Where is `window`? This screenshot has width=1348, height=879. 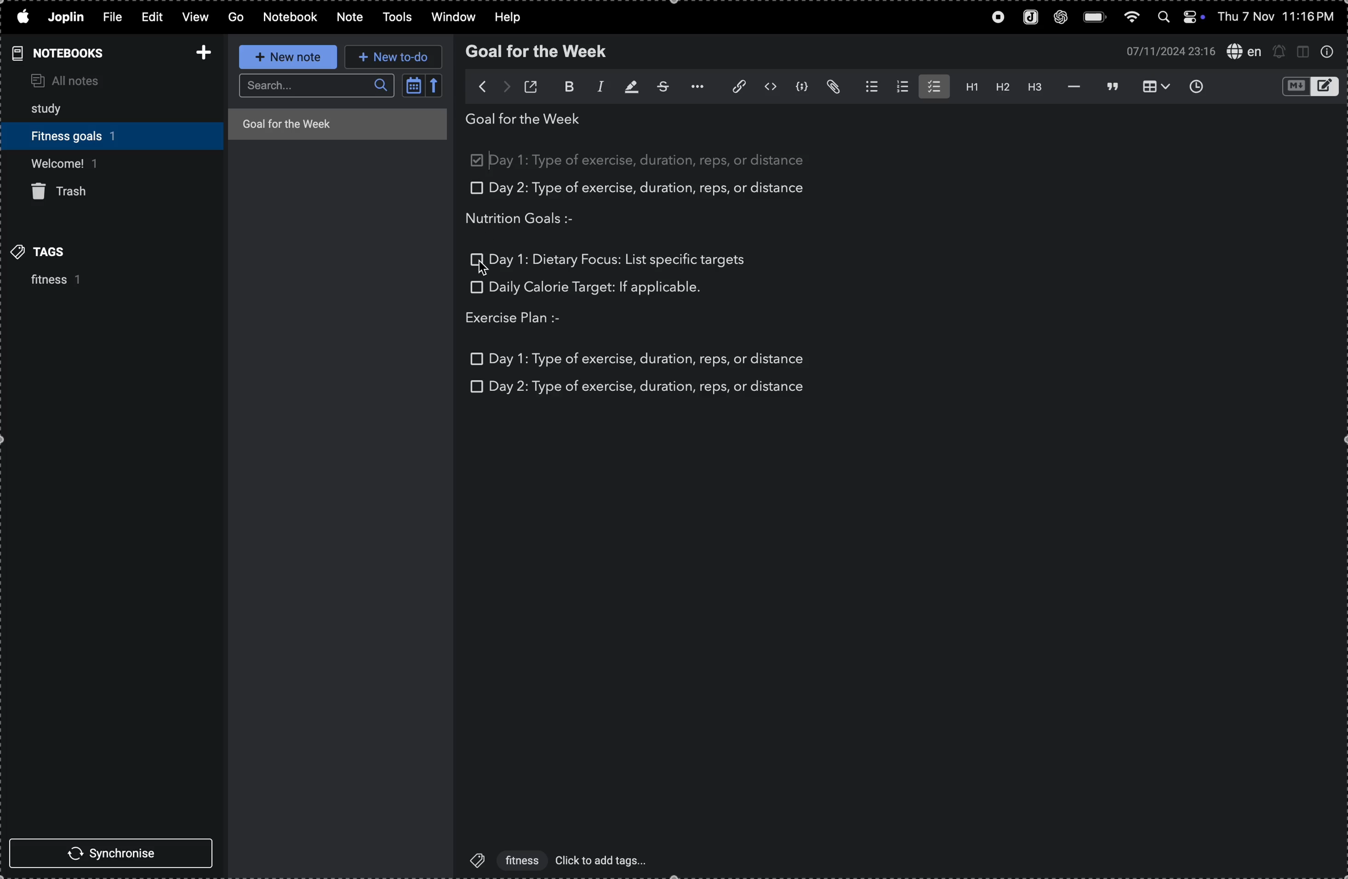
window is located at coordinates (450, 18).